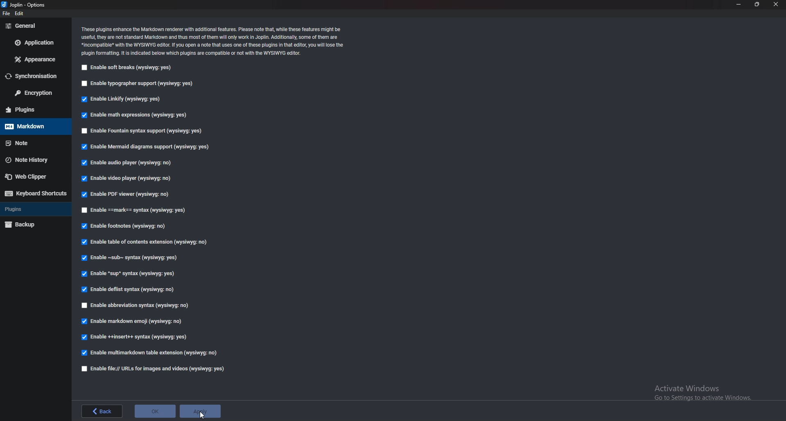 The width and height of the screenshot is (786, 421). Describe the element at coordinates (126, 226) in the screenshot. I see `Enable footnotes` at that location.